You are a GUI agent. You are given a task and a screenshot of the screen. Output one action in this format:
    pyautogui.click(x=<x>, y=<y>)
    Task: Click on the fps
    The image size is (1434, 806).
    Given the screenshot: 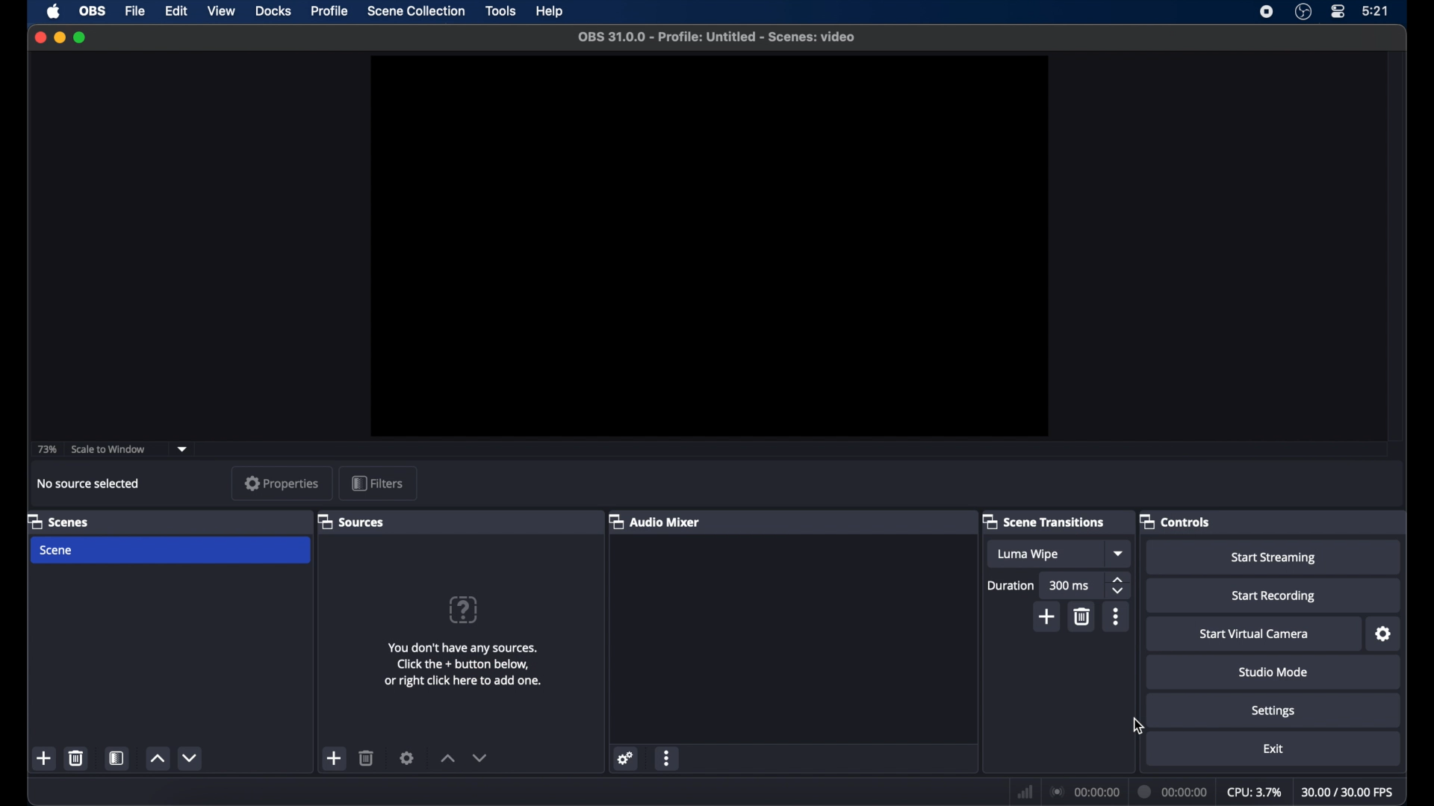 What is the action you would take?
    pyautogui.click(x=1347, y=793)
    